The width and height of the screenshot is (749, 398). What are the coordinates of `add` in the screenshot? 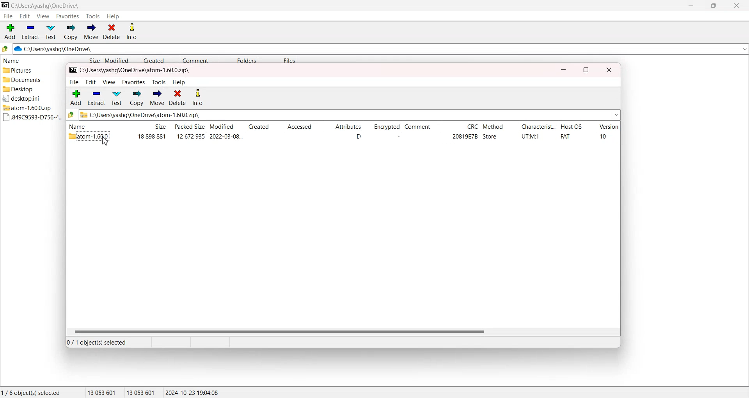 It's located at (76, 97).